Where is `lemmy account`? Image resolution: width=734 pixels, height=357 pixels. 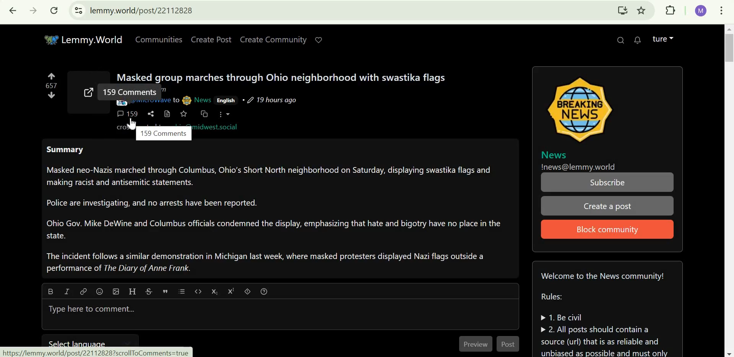
lemmy account is located at coordinates (664, 39).